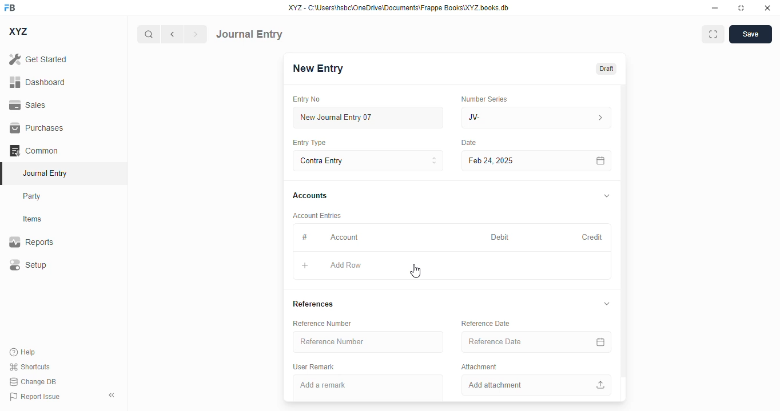  I want to click on number series, so click(485, 99).